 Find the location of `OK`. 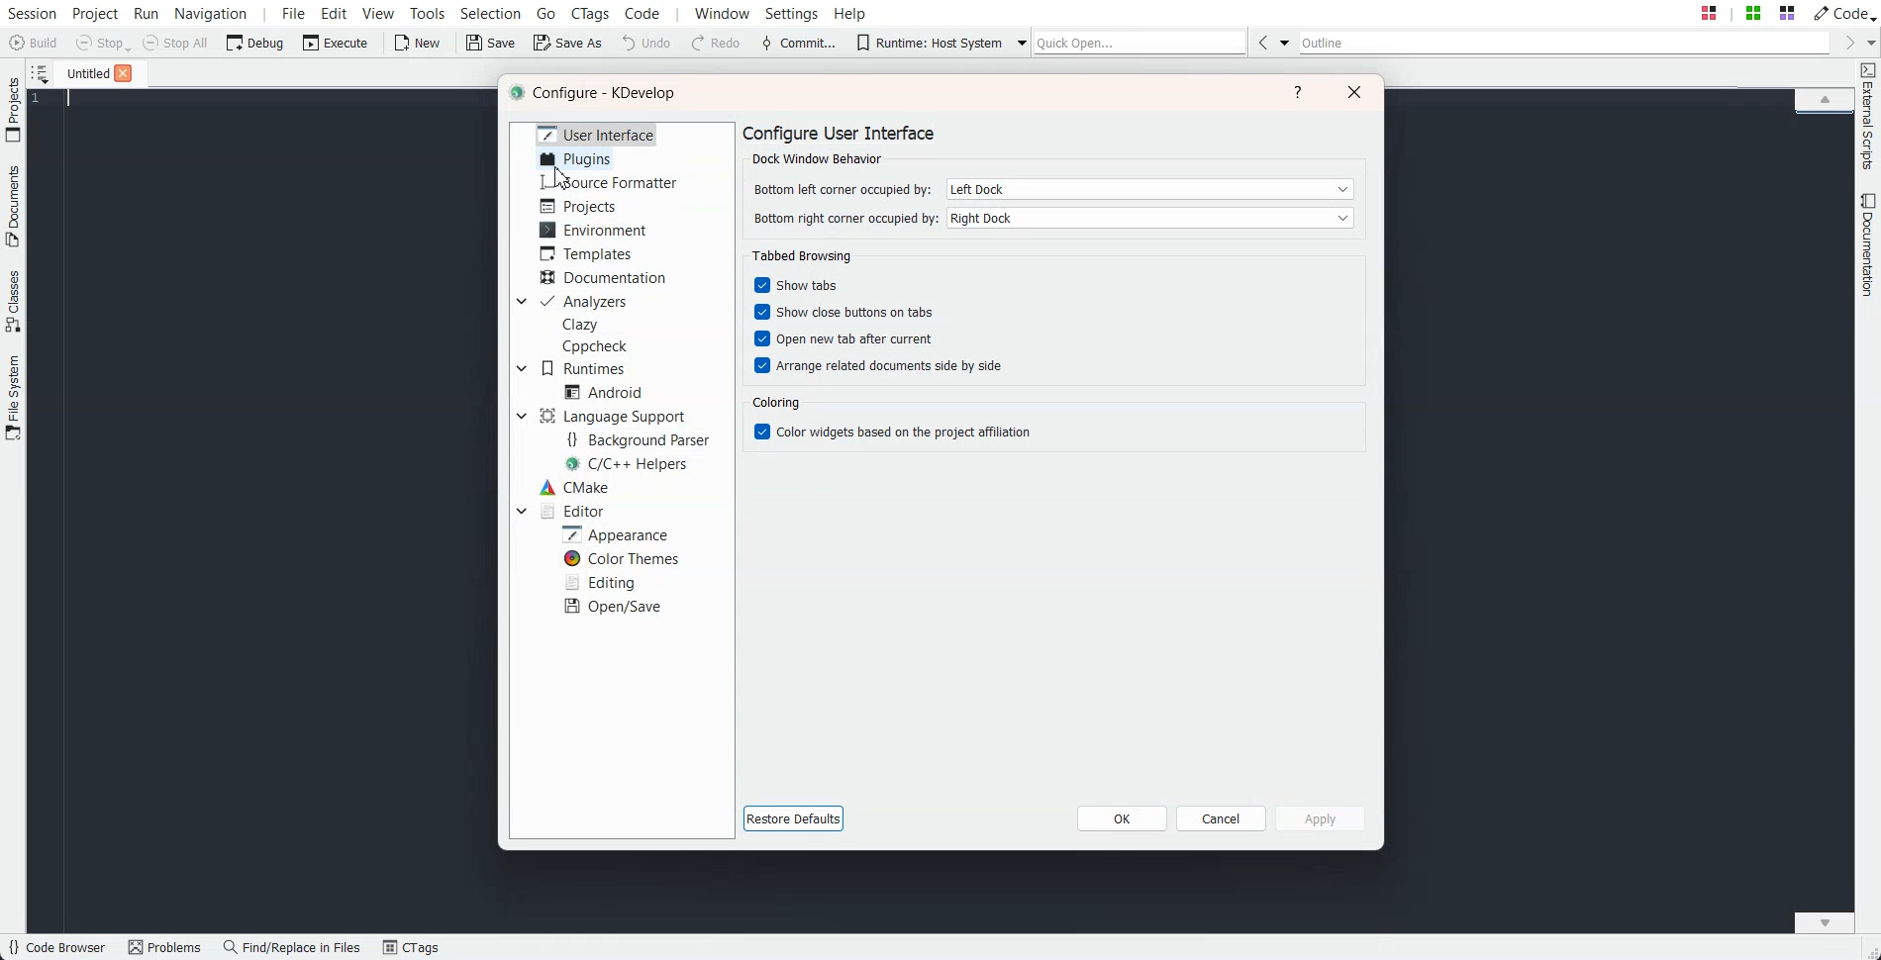

OK is located at coordinates (1122, 818).